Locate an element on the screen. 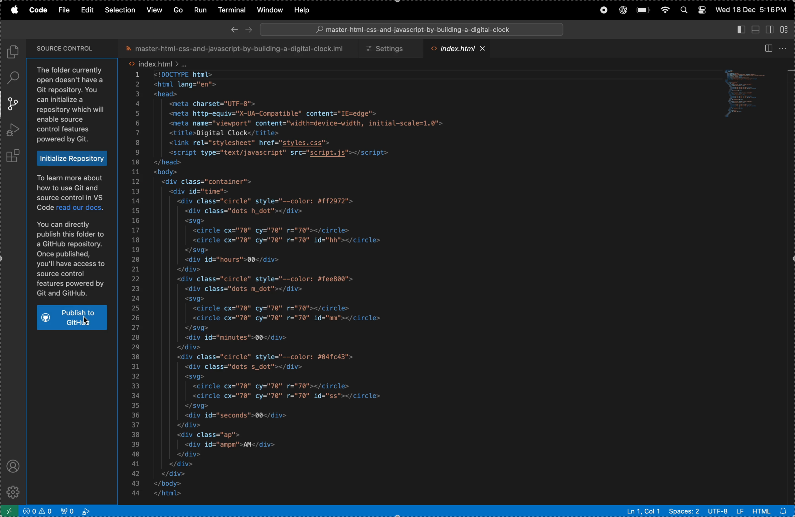 The image size is (795, 517). </head> is located at coordinates (169, 163).